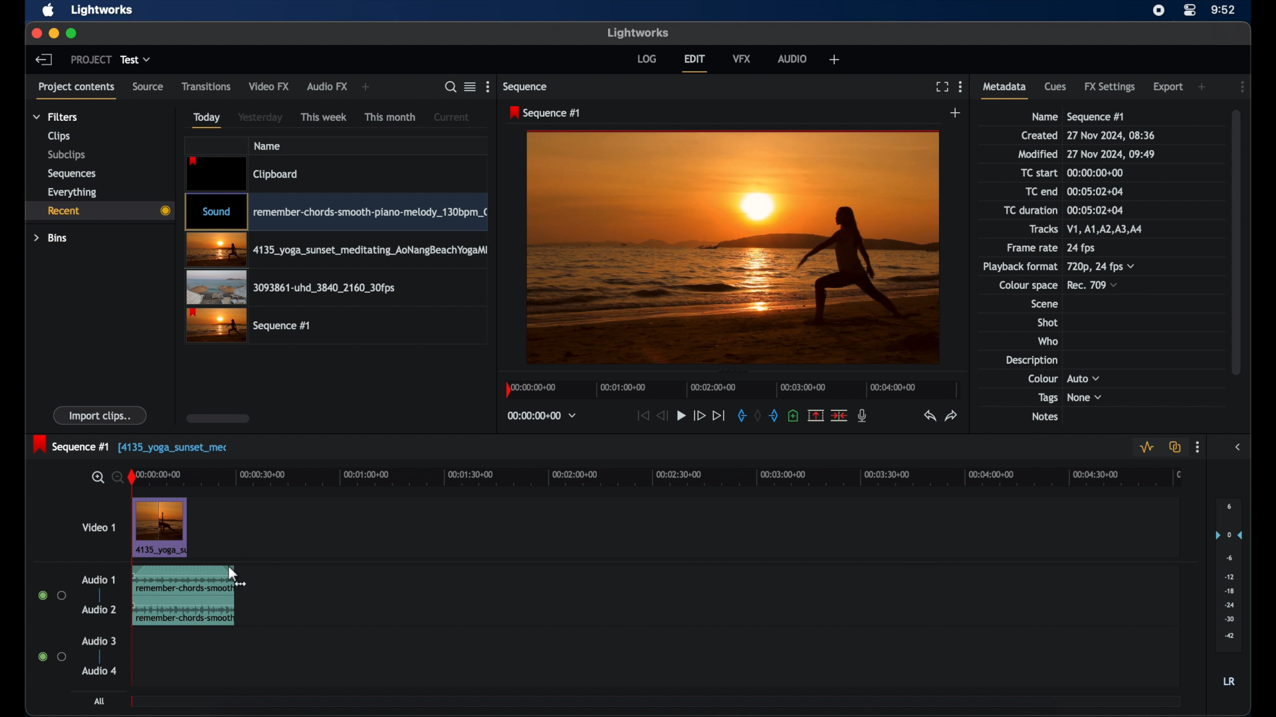 This screenshot has height=717, width=1276. I want to click on redo, so click(952, 415).